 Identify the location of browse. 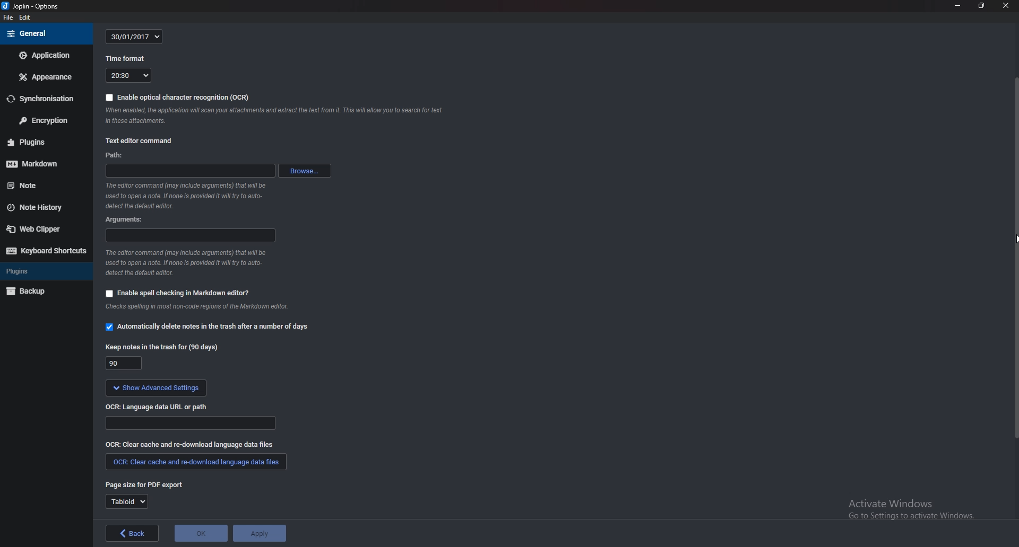
(303, 171).